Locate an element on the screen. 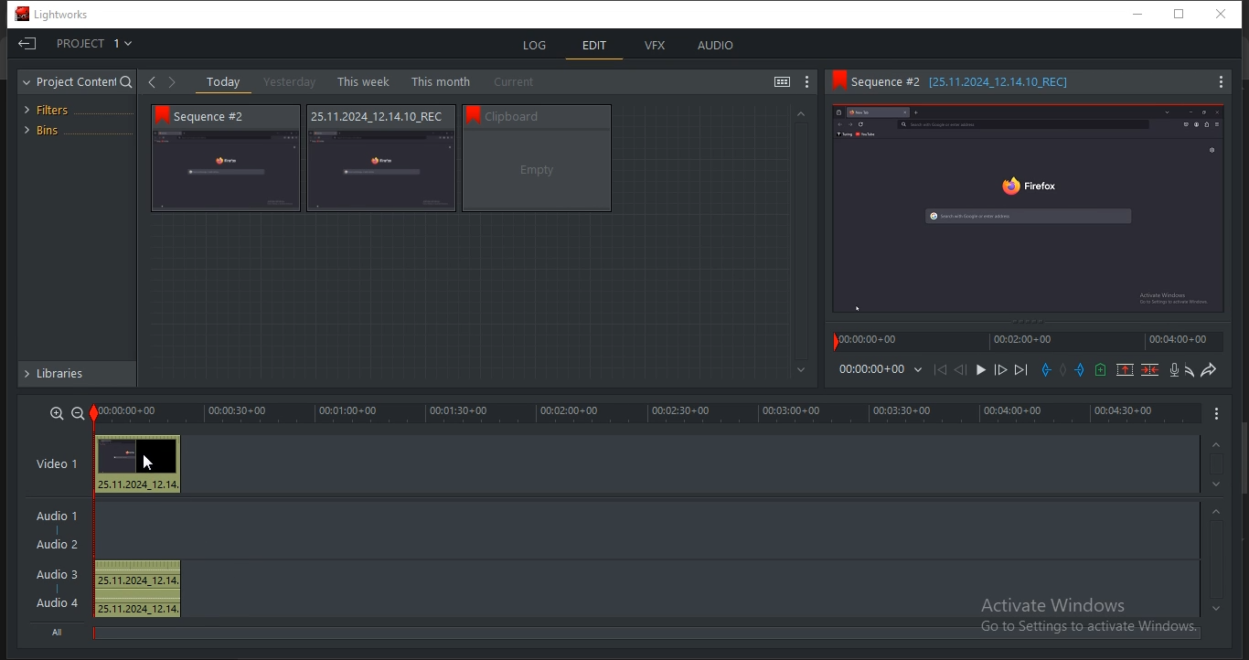 This screenshot has width=1249, height=660. delete marked section is located at coordinates (1150, 370).